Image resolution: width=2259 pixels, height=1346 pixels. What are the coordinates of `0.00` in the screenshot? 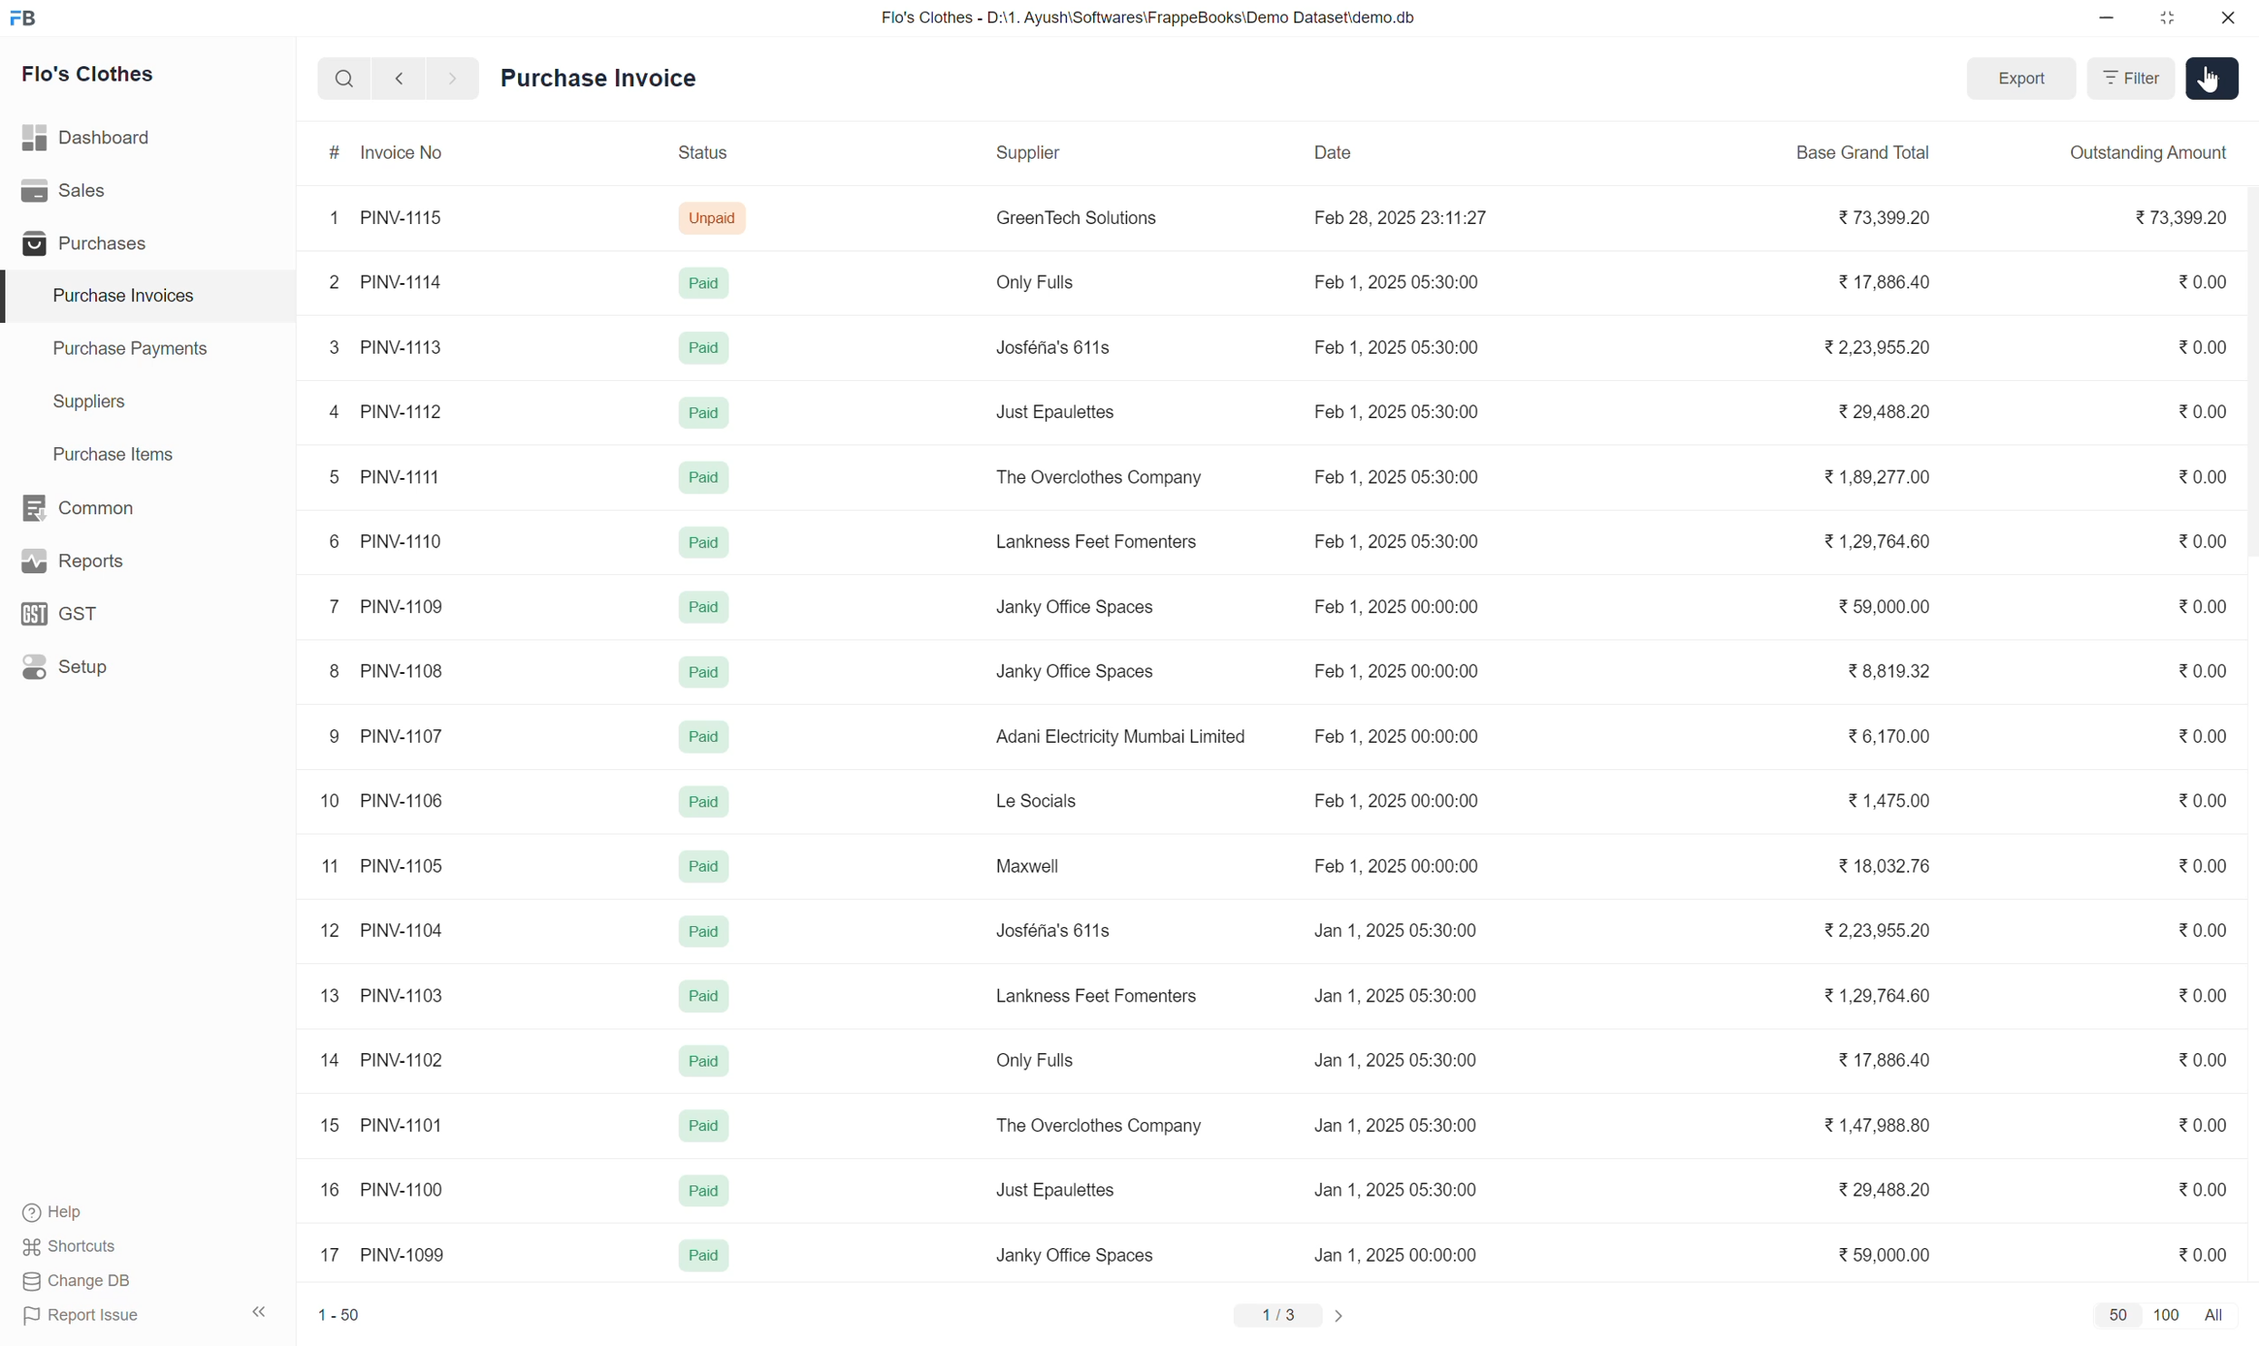 It's located at (2203, 802).